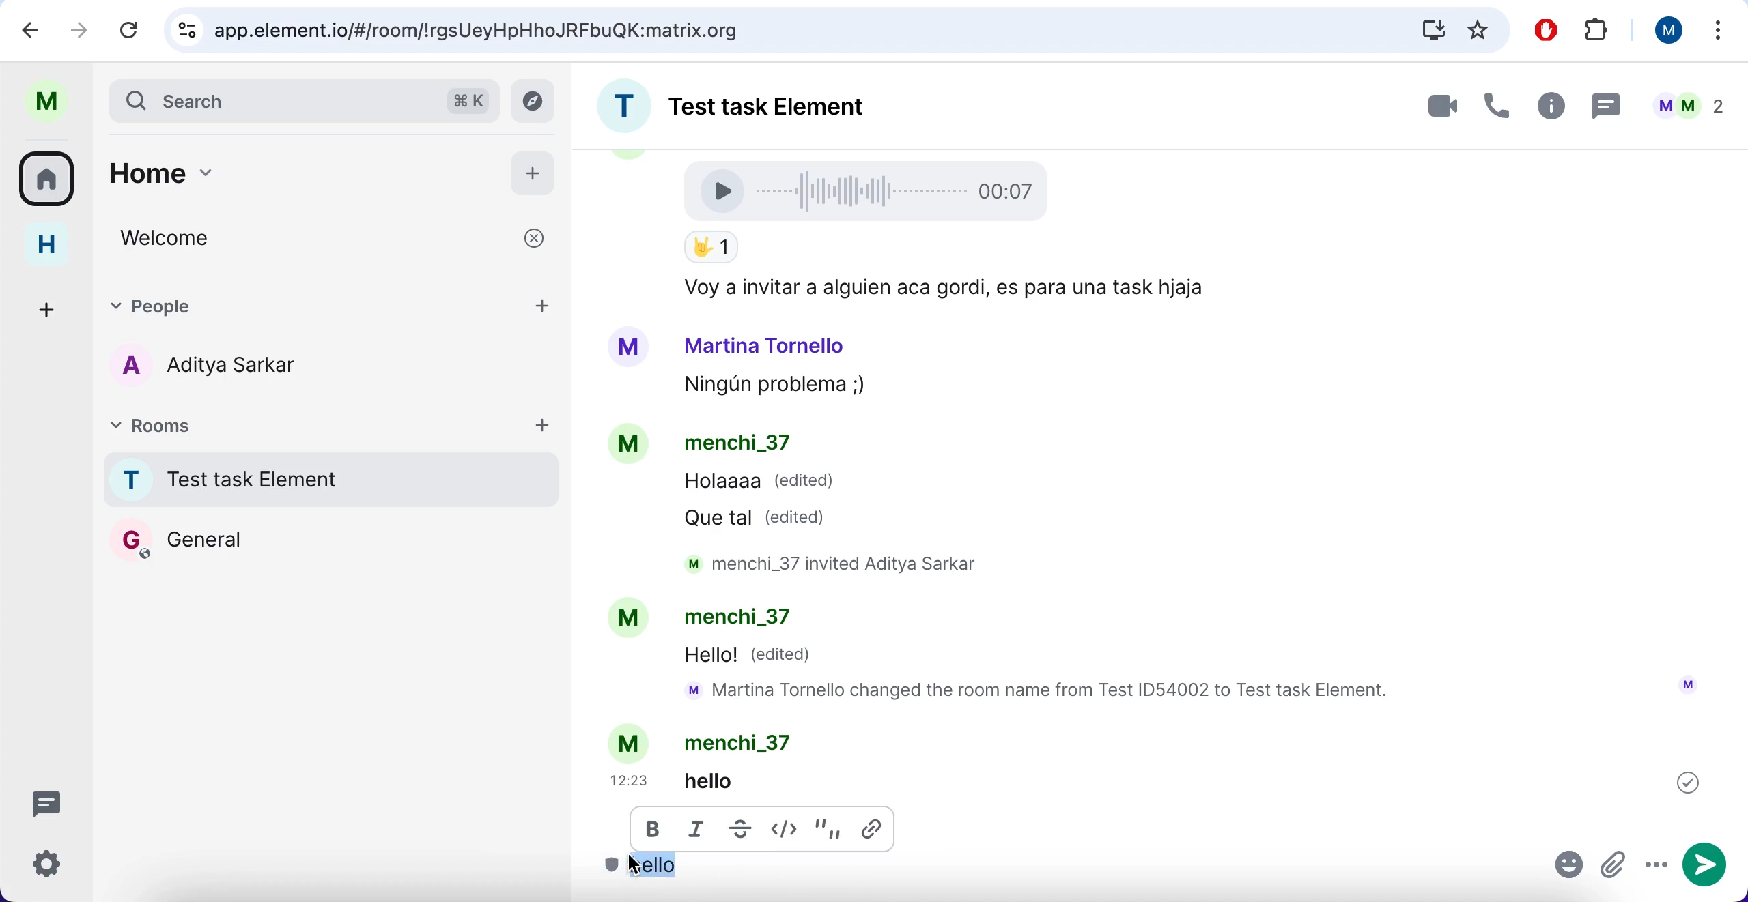 The image size is (1748, 902). I want to click on videocall, so click(1441, 105).